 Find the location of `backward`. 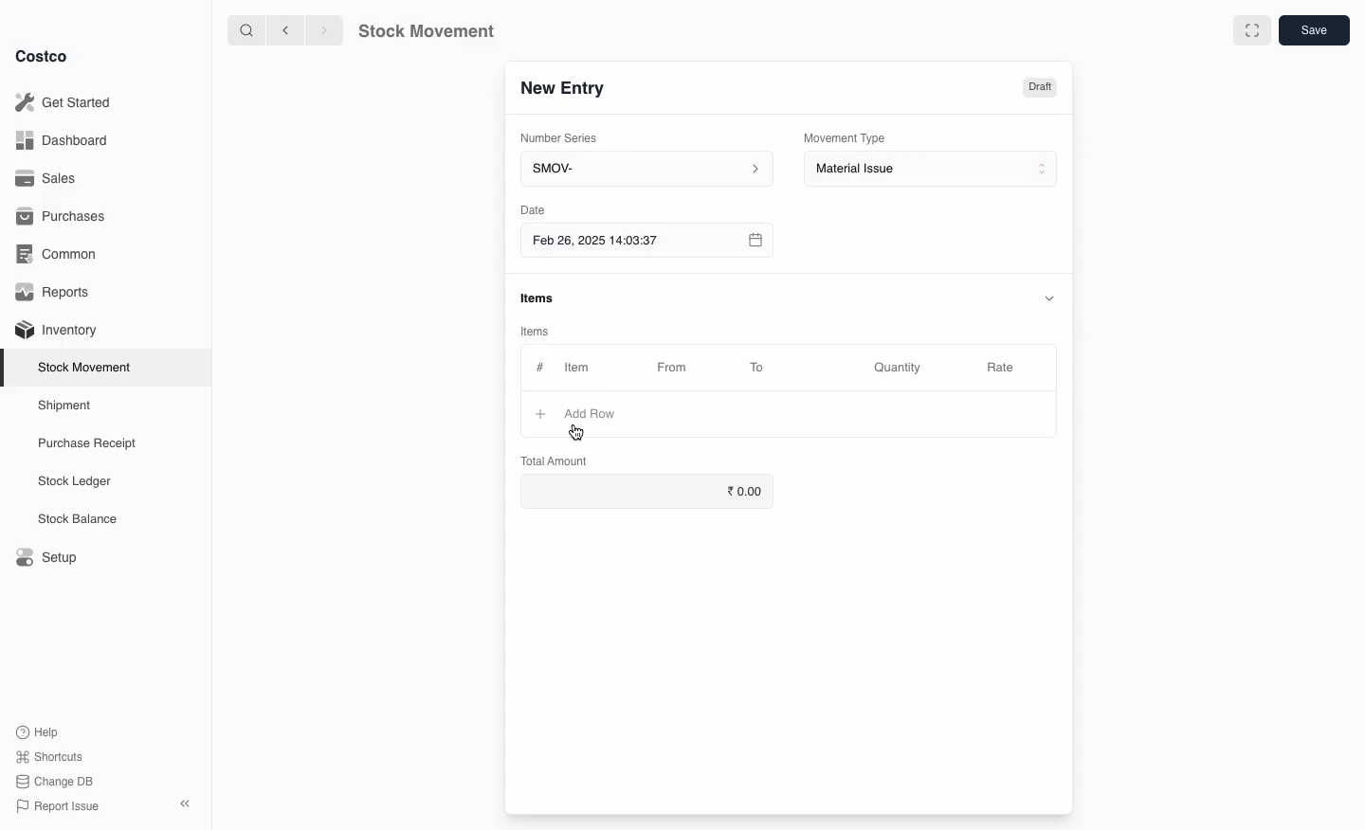

backward is located at coordinates (288, 31).